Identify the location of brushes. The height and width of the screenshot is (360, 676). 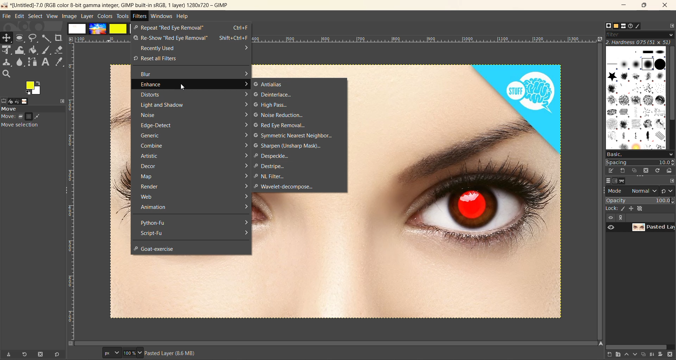
(636, 98).